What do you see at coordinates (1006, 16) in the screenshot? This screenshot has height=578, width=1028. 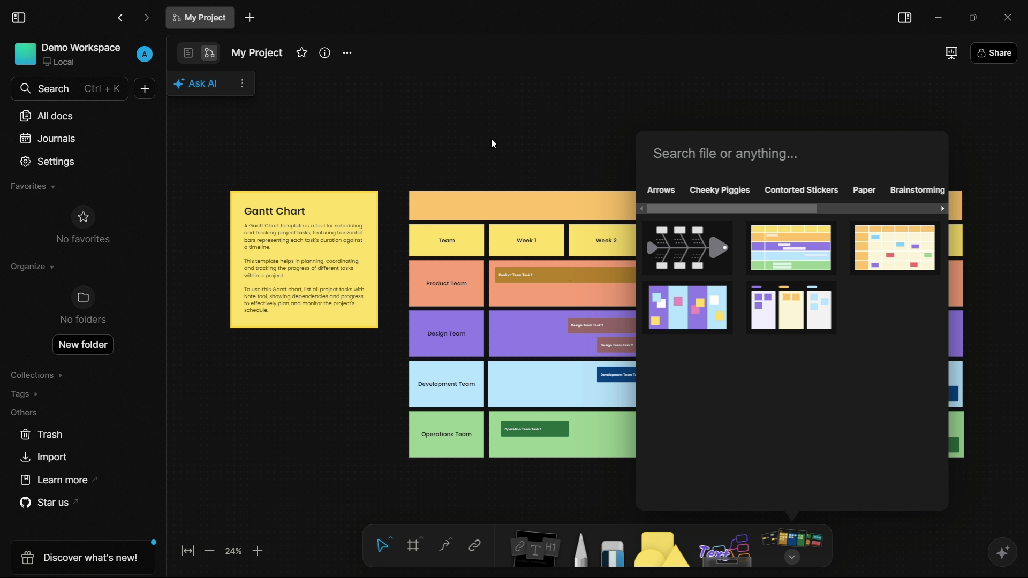 I see `close app` at bounding box center [1006, 16].